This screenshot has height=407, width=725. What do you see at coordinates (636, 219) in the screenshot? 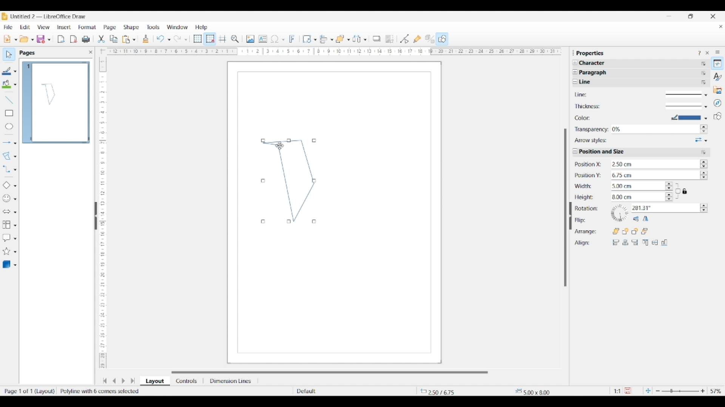
I see `Flip vertically` at bounding box center [636, 219].